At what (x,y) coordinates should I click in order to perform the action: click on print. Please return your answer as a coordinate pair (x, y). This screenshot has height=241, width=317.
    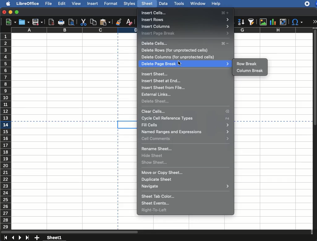
    Looking at the image, I should click on (61, 23).